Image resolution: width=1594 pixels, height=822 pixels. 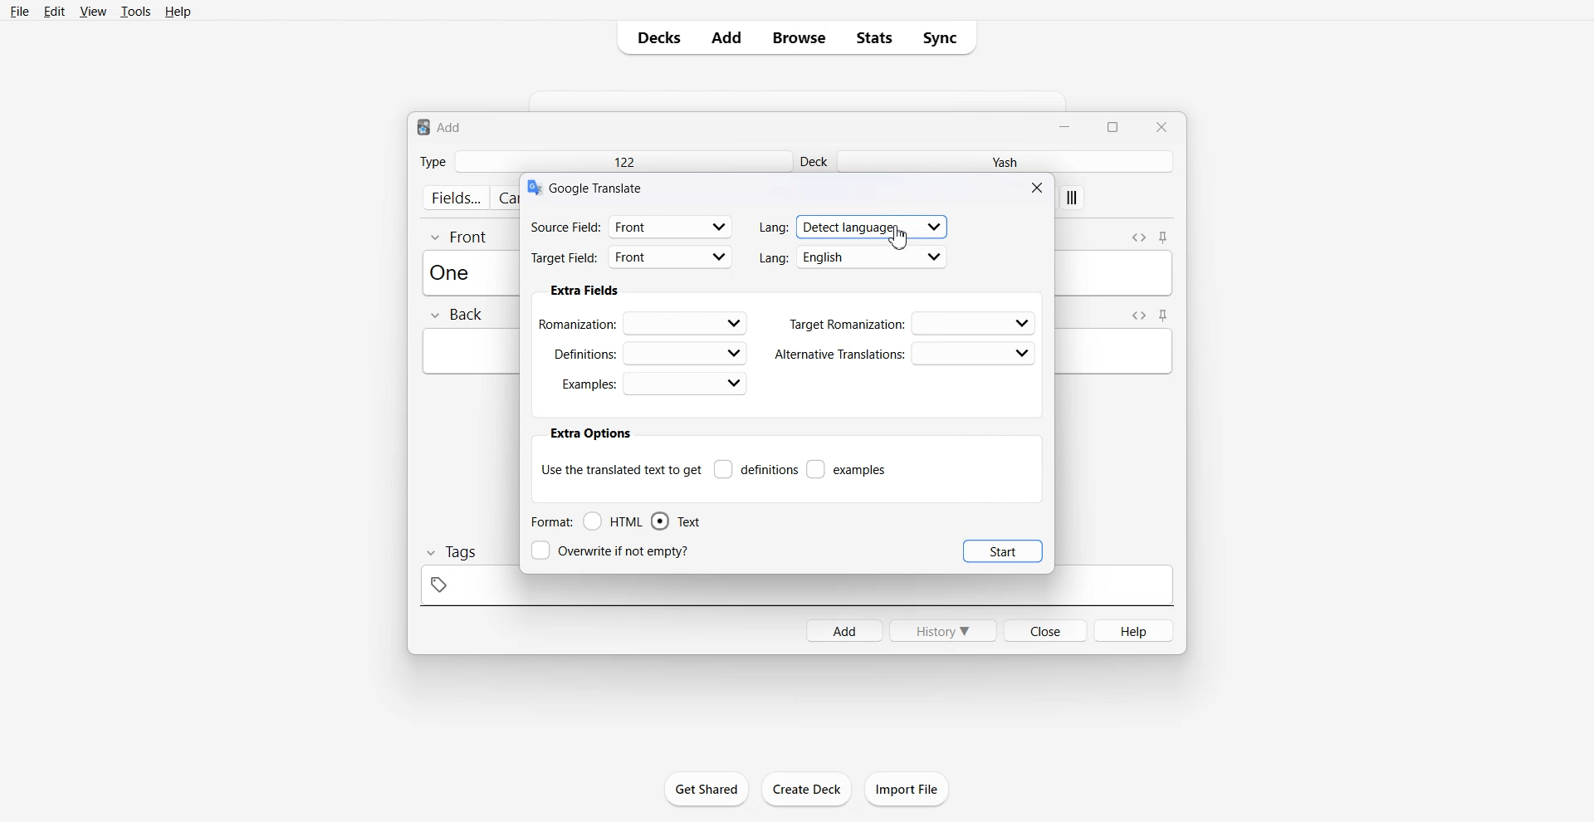 What do you see at coordinates (806, 789) in the screenshot?
I see `Create Deck` at bounding box center [806, 789].